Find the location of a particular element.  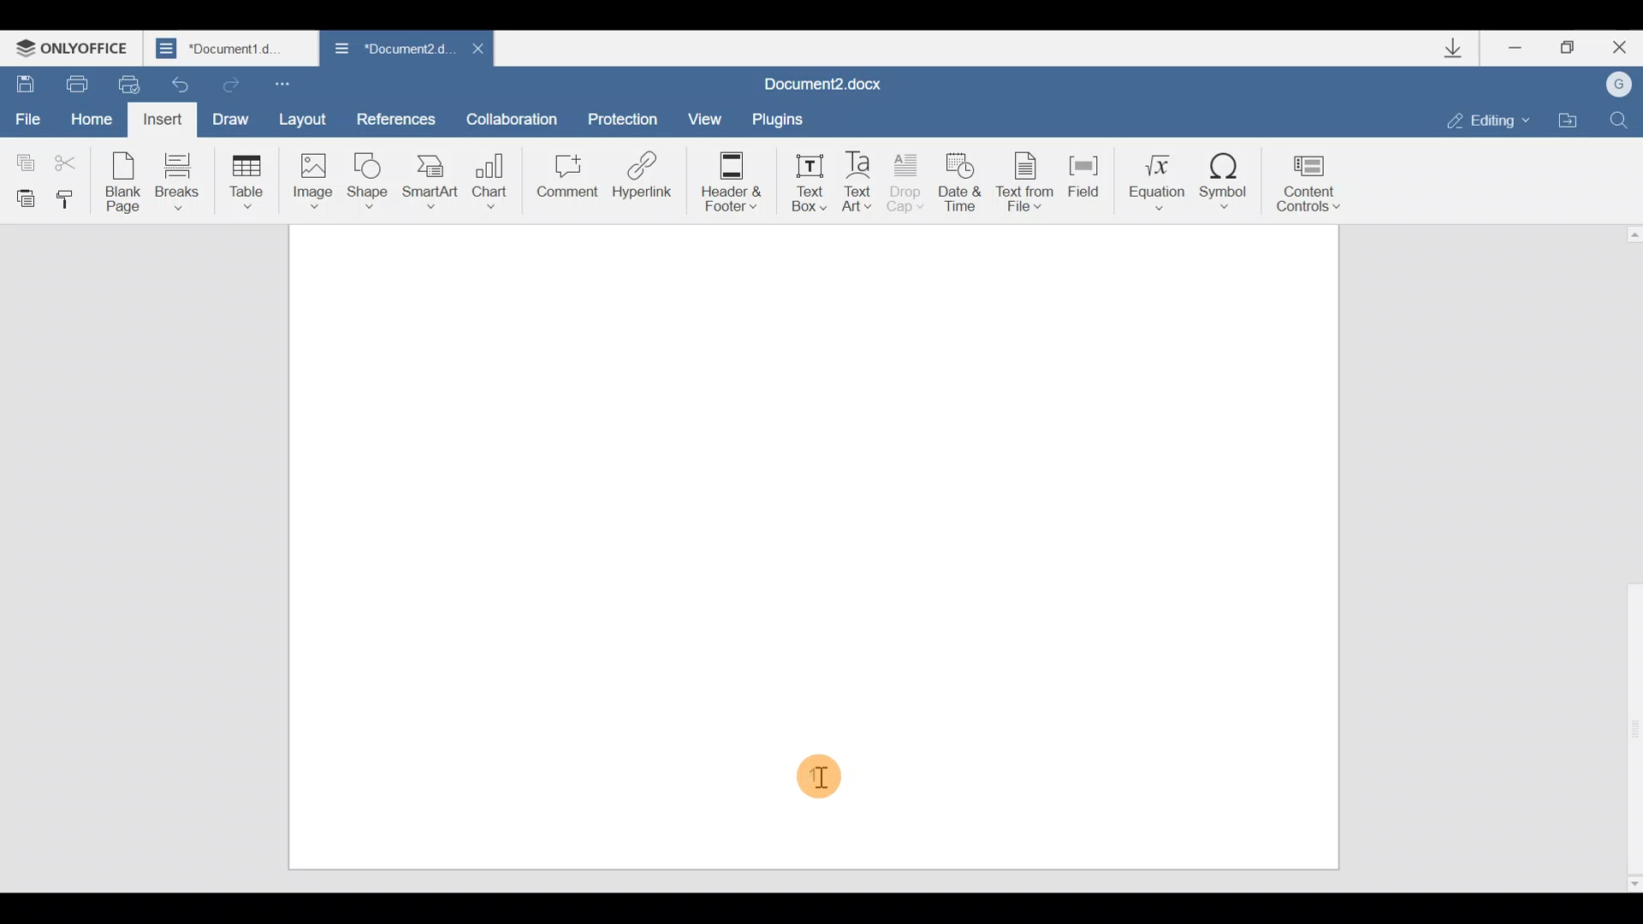

Chart is located at coordinates (493, 175).